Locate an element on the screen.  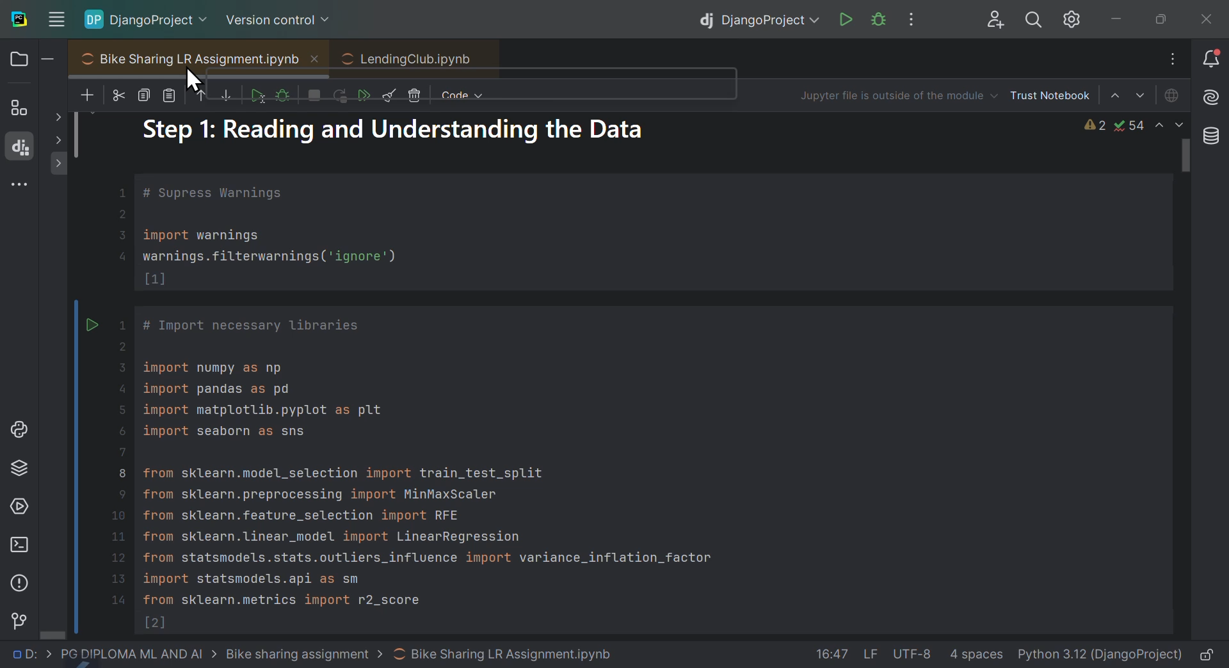
Python packages is located at coordinates (18, 472).